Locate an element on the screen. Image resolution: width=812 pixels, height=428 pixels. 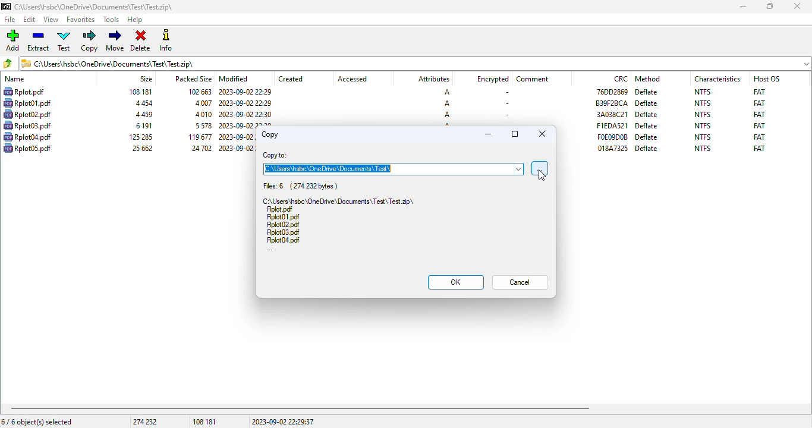
copy is located at coordinates (90, 41).